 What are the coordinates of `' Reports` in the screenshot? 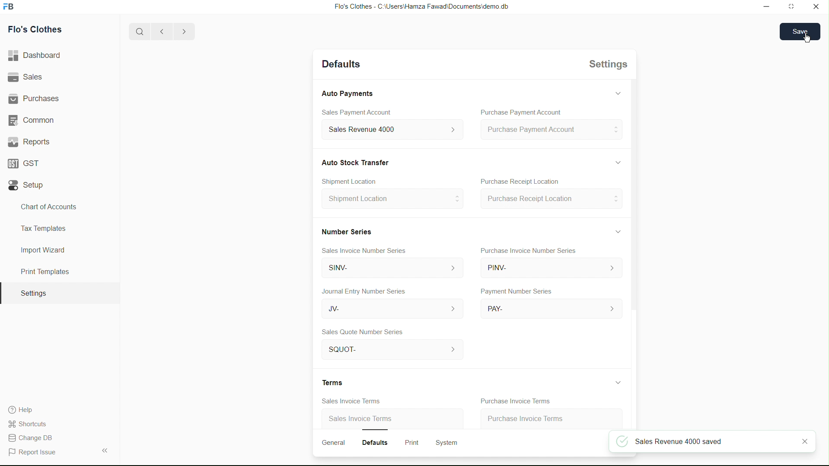 It's located at (31, 141).